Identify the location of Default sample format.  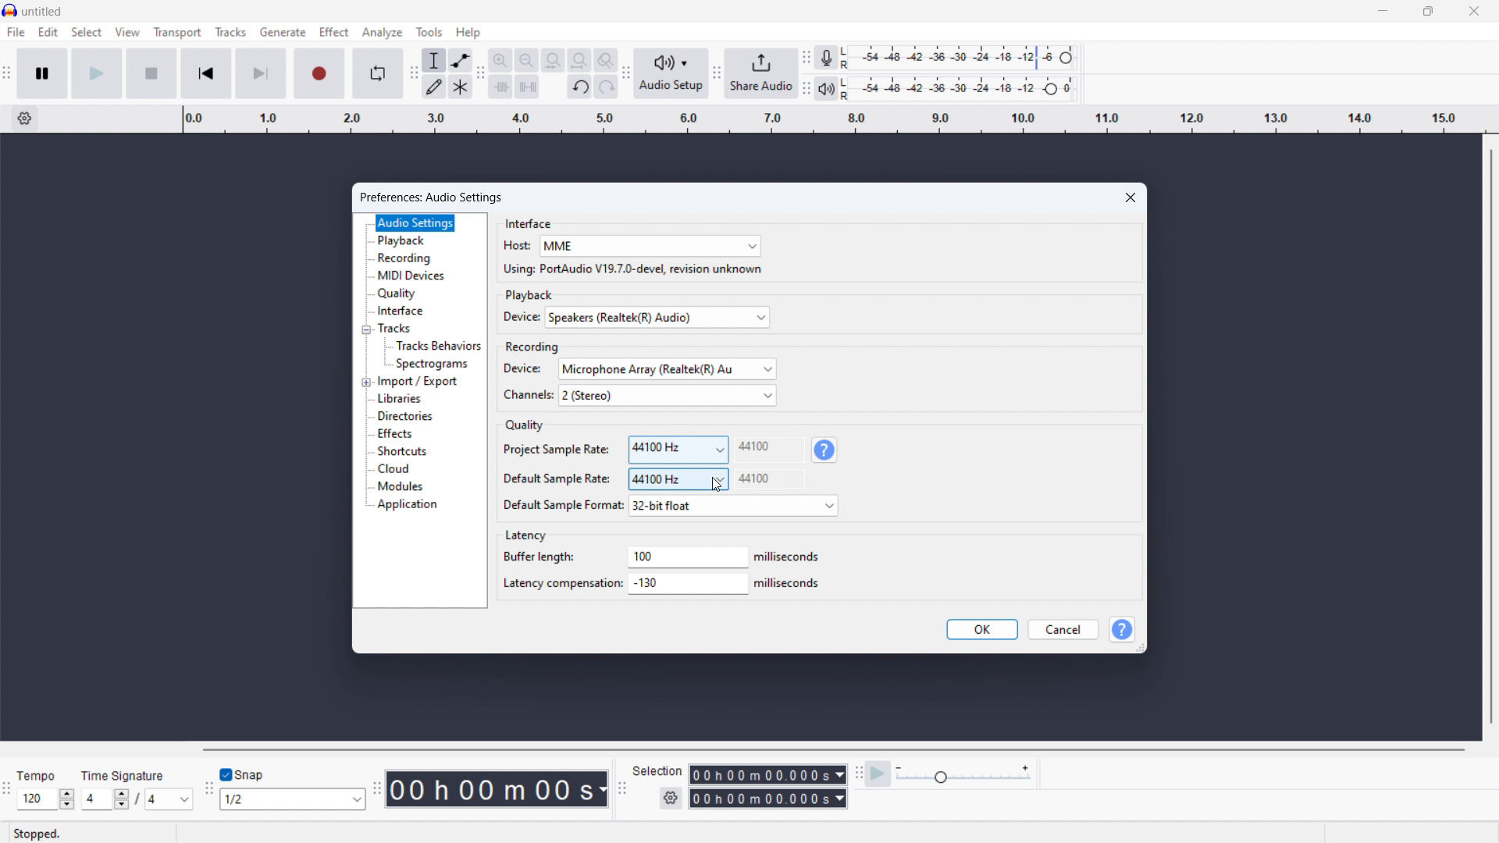
(561, 504).